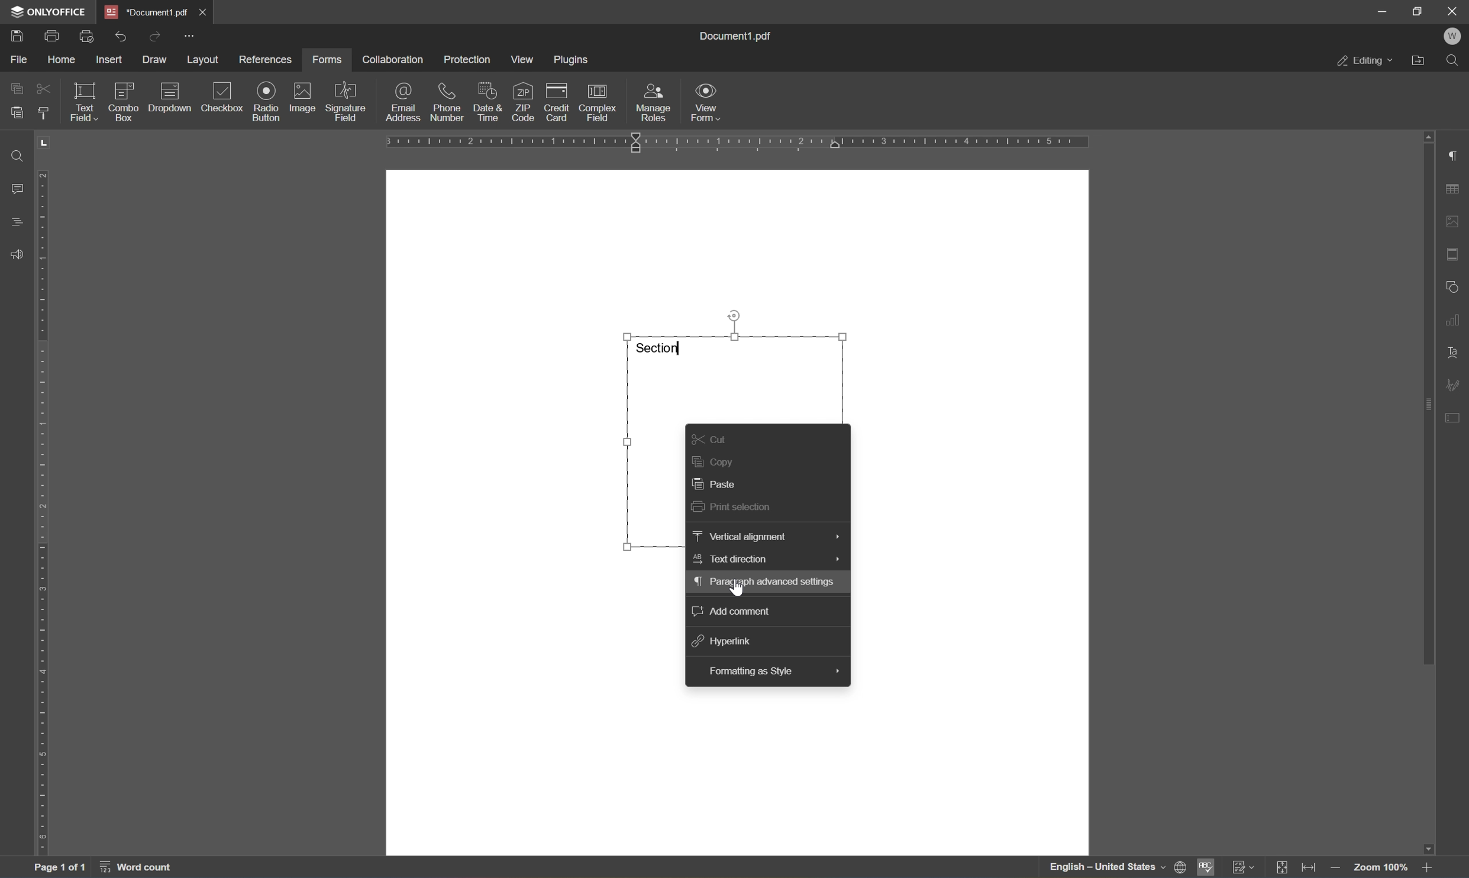  Describe the element at coordinates (1454, 37) in the screenshot. I see `W` at that location.